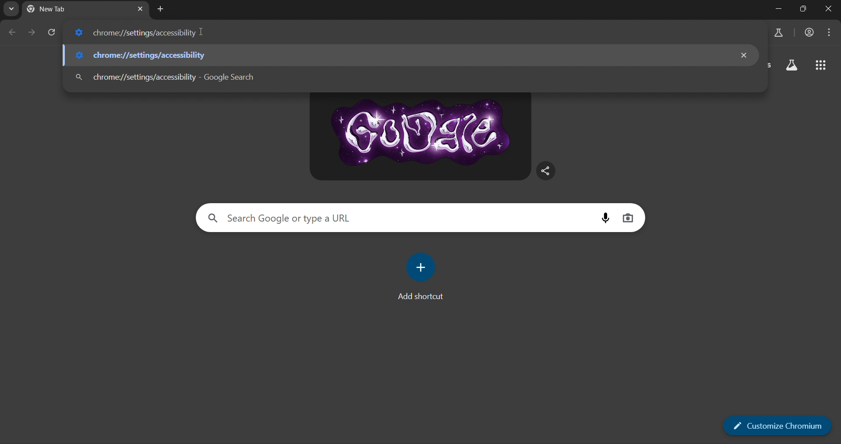 This screenshot has height=444, width=841. What do you see at coordinates (67, 10) in the screenshot?
I see `current tab` at bounding box center [67, 10].